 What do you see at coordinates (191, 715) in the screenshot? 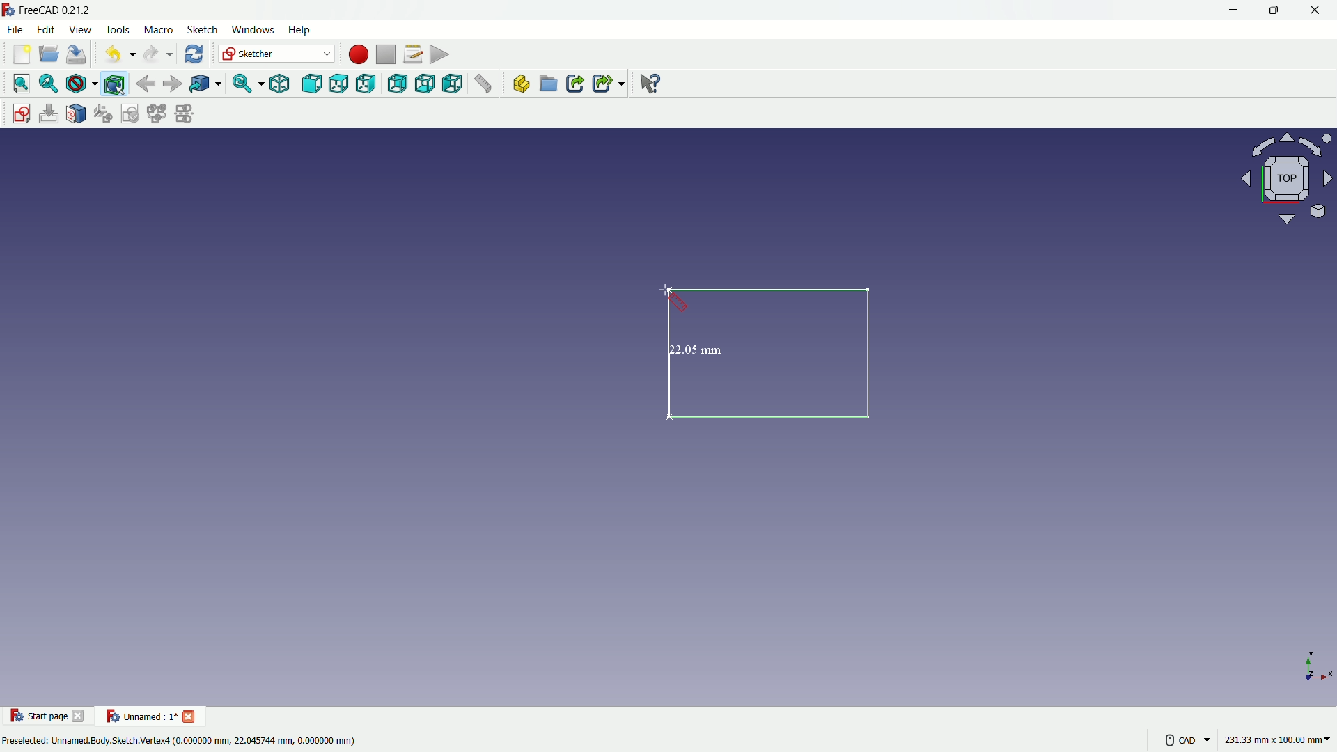
I see `close project` at bounding box center [191, 715].